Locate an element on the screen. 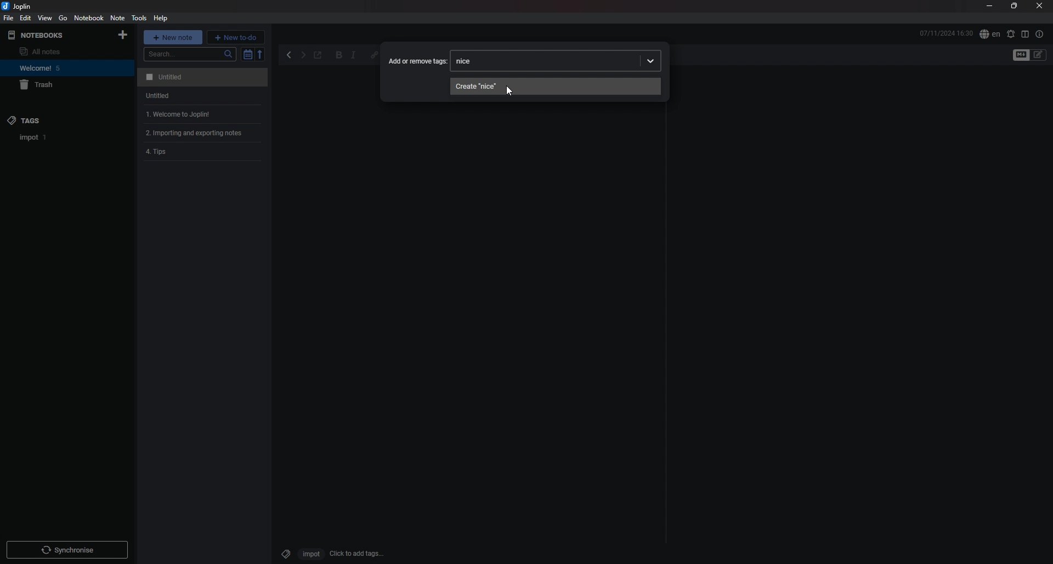 The height and width of the screenshot is (564, 1053). bold is located at coordinates (339, 56).